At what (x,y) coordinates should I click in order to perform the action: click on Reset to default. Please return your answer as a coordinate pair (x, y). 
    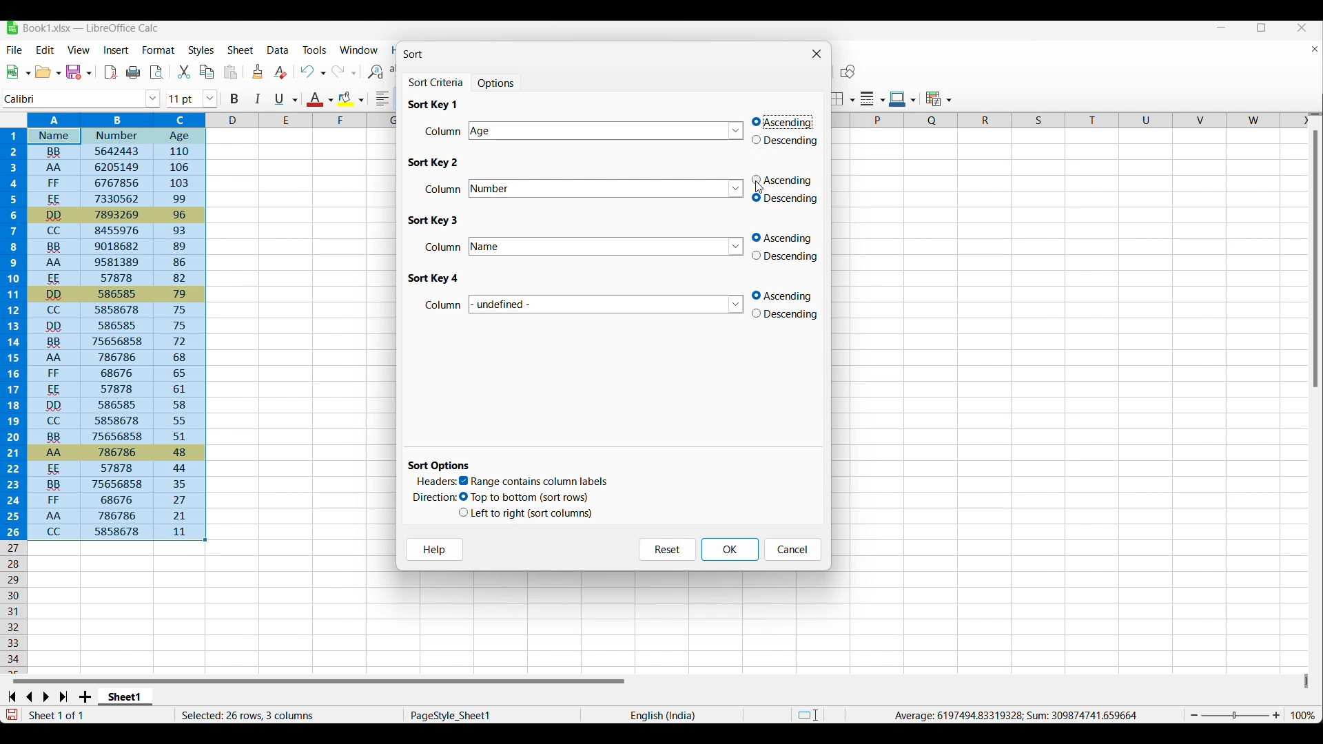
    Looking at the image, I should click on (667, 550).